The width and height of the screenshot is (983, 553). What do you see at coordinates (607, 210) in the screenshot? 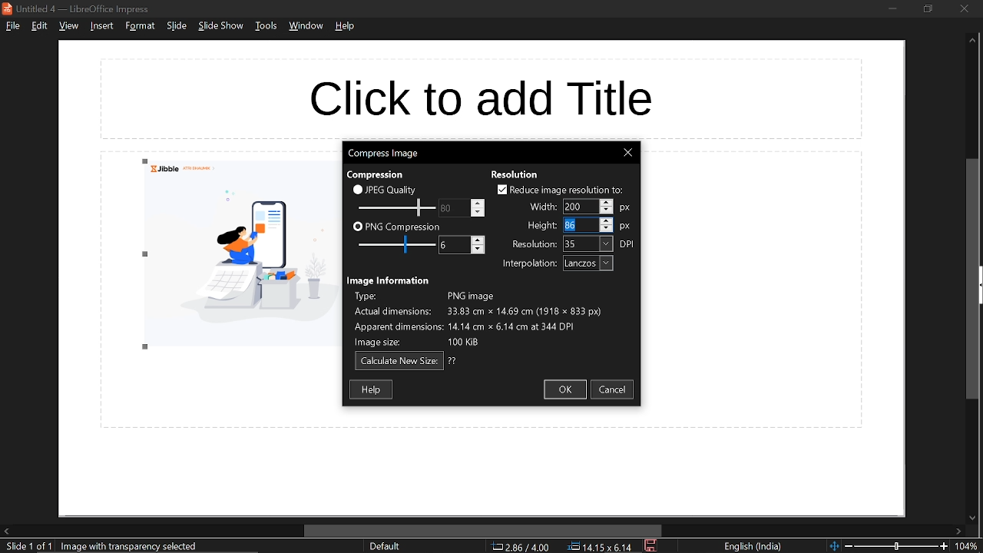
I see `decrease width` at bounding box center [607, 210].